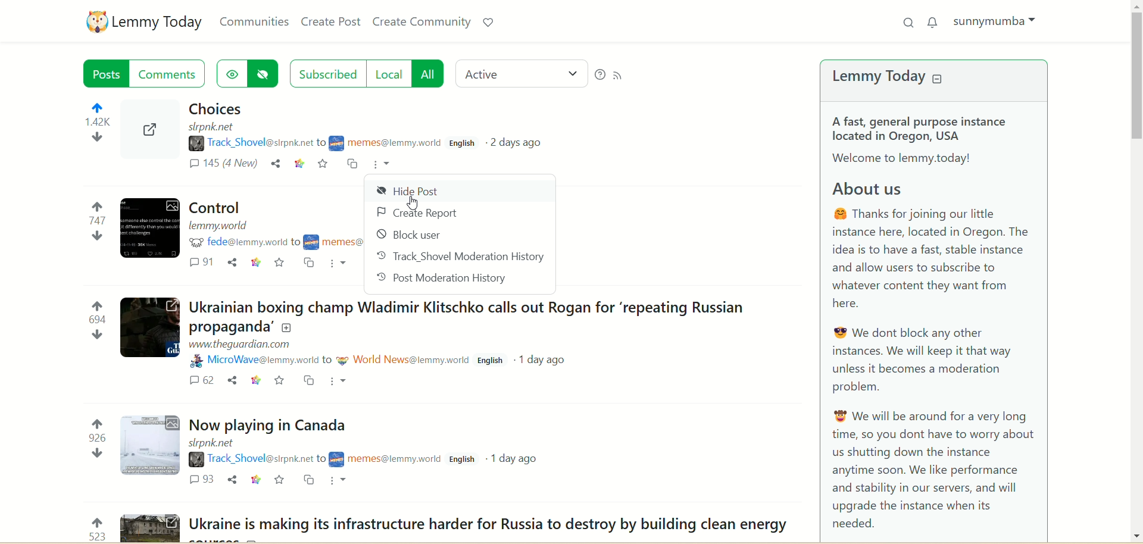  I want to click on comments, so click(202, 480).